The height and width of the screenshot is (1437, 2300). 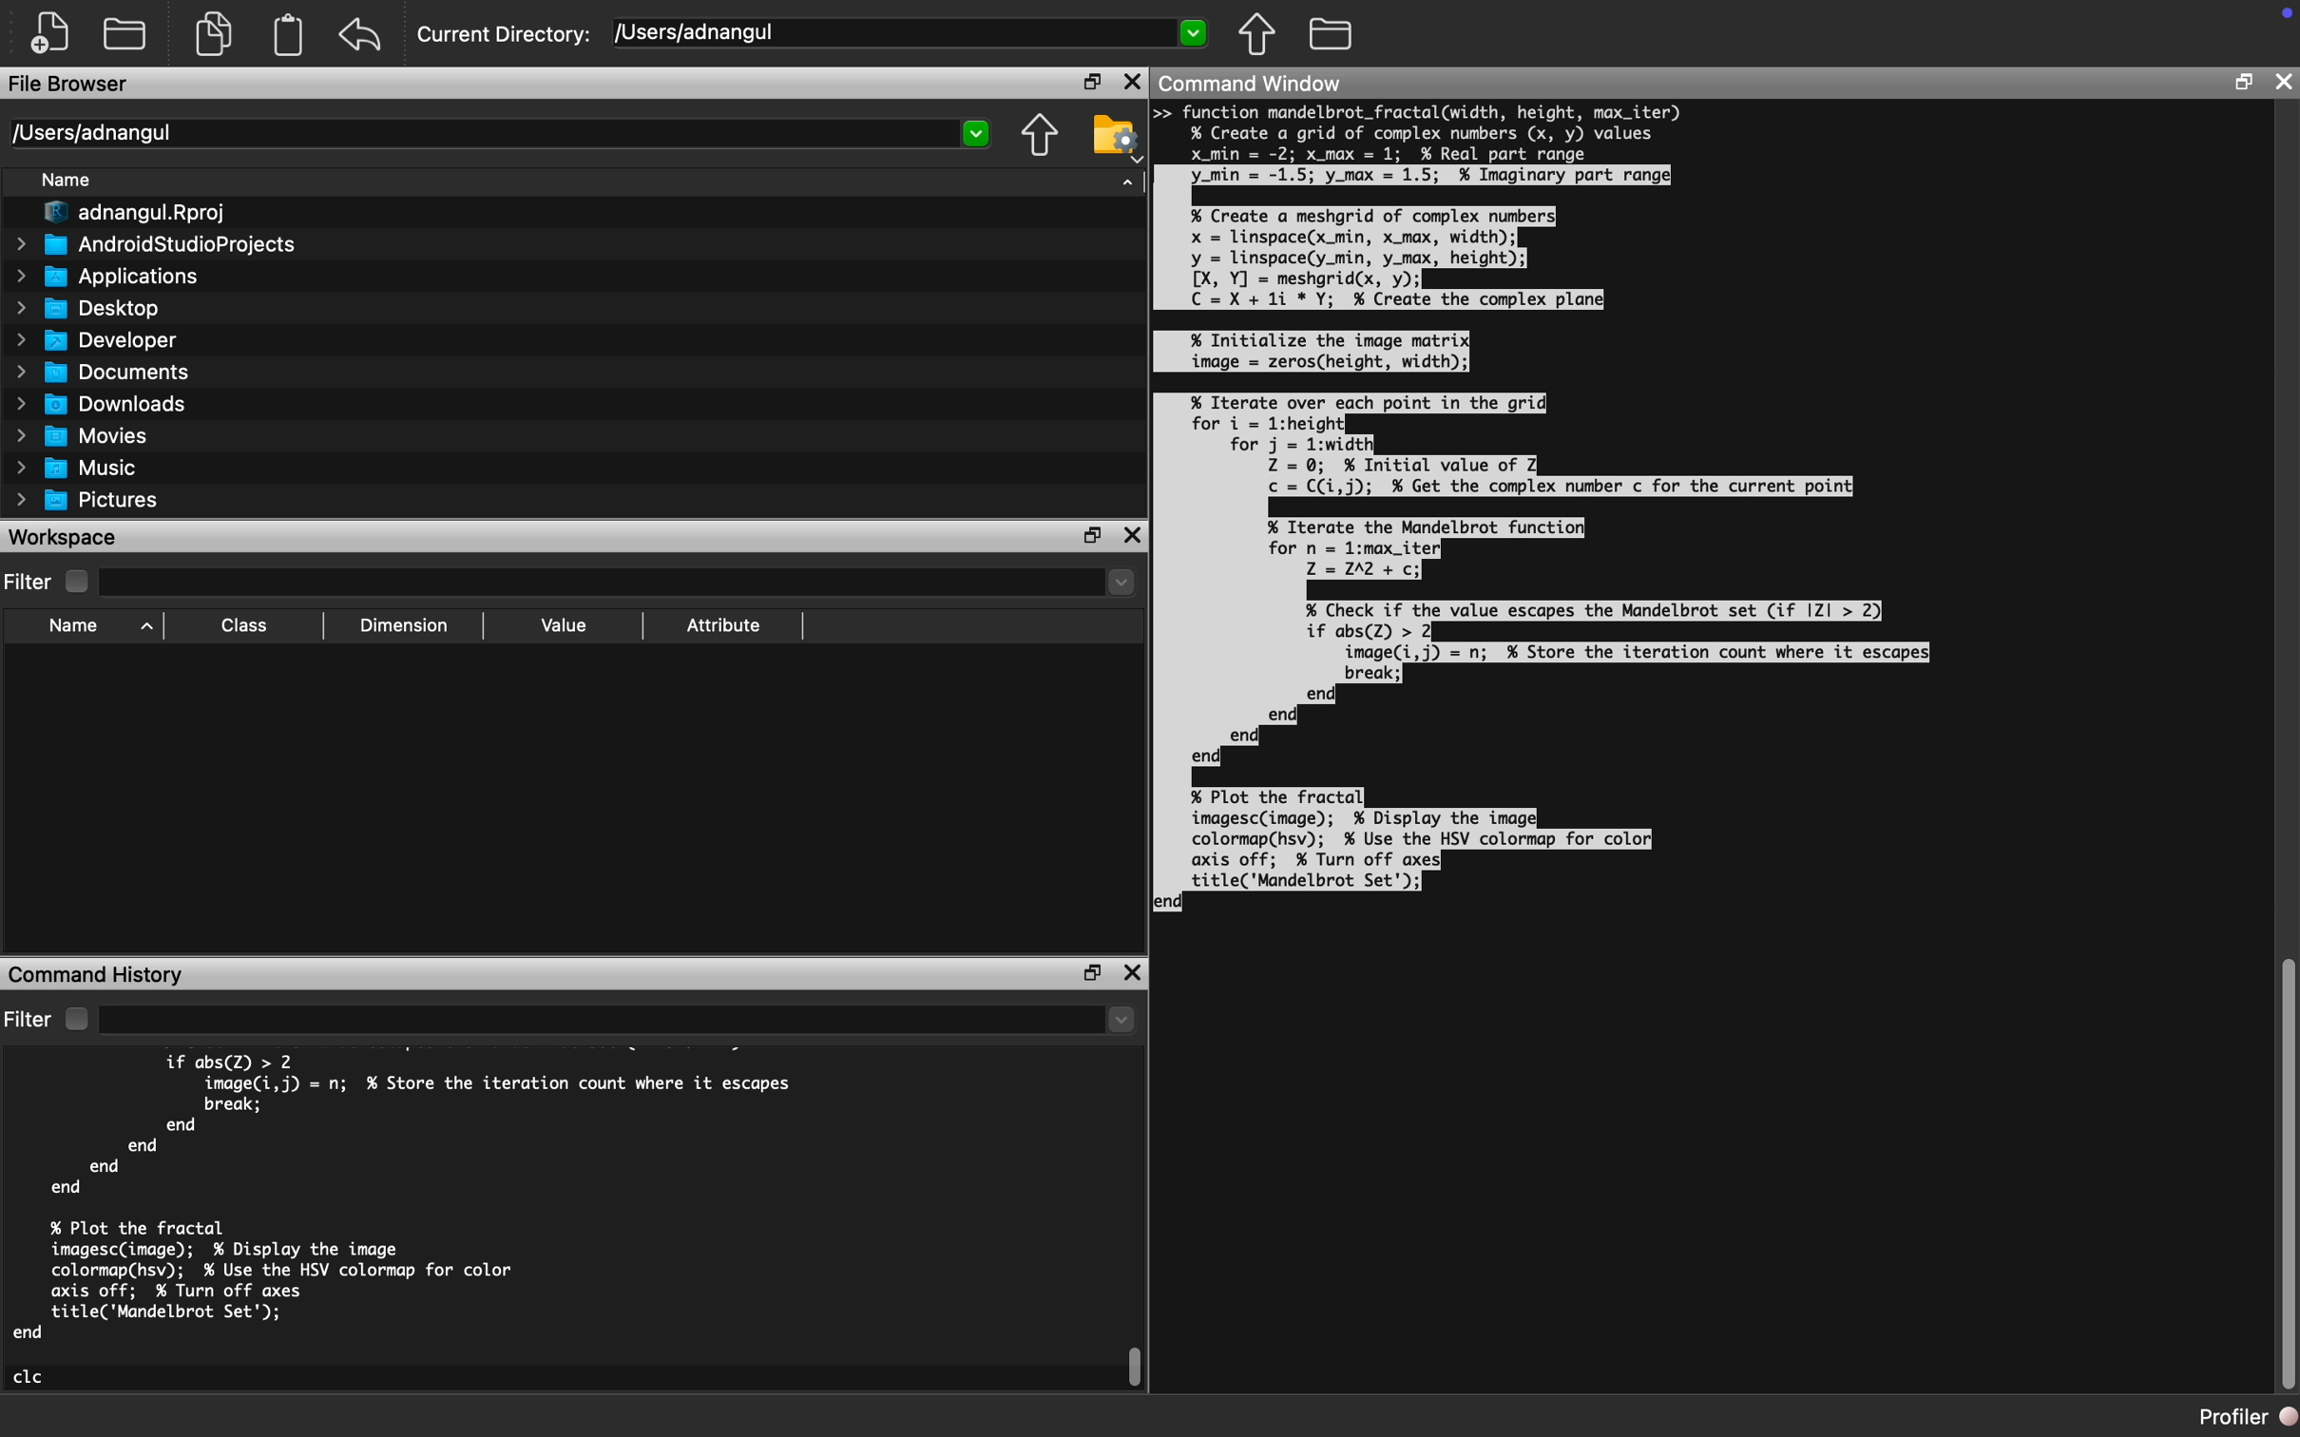 What do you see at coordinates (104, 403) in the screenshot?
I see `Downloads` at bounding box center [104, 403].